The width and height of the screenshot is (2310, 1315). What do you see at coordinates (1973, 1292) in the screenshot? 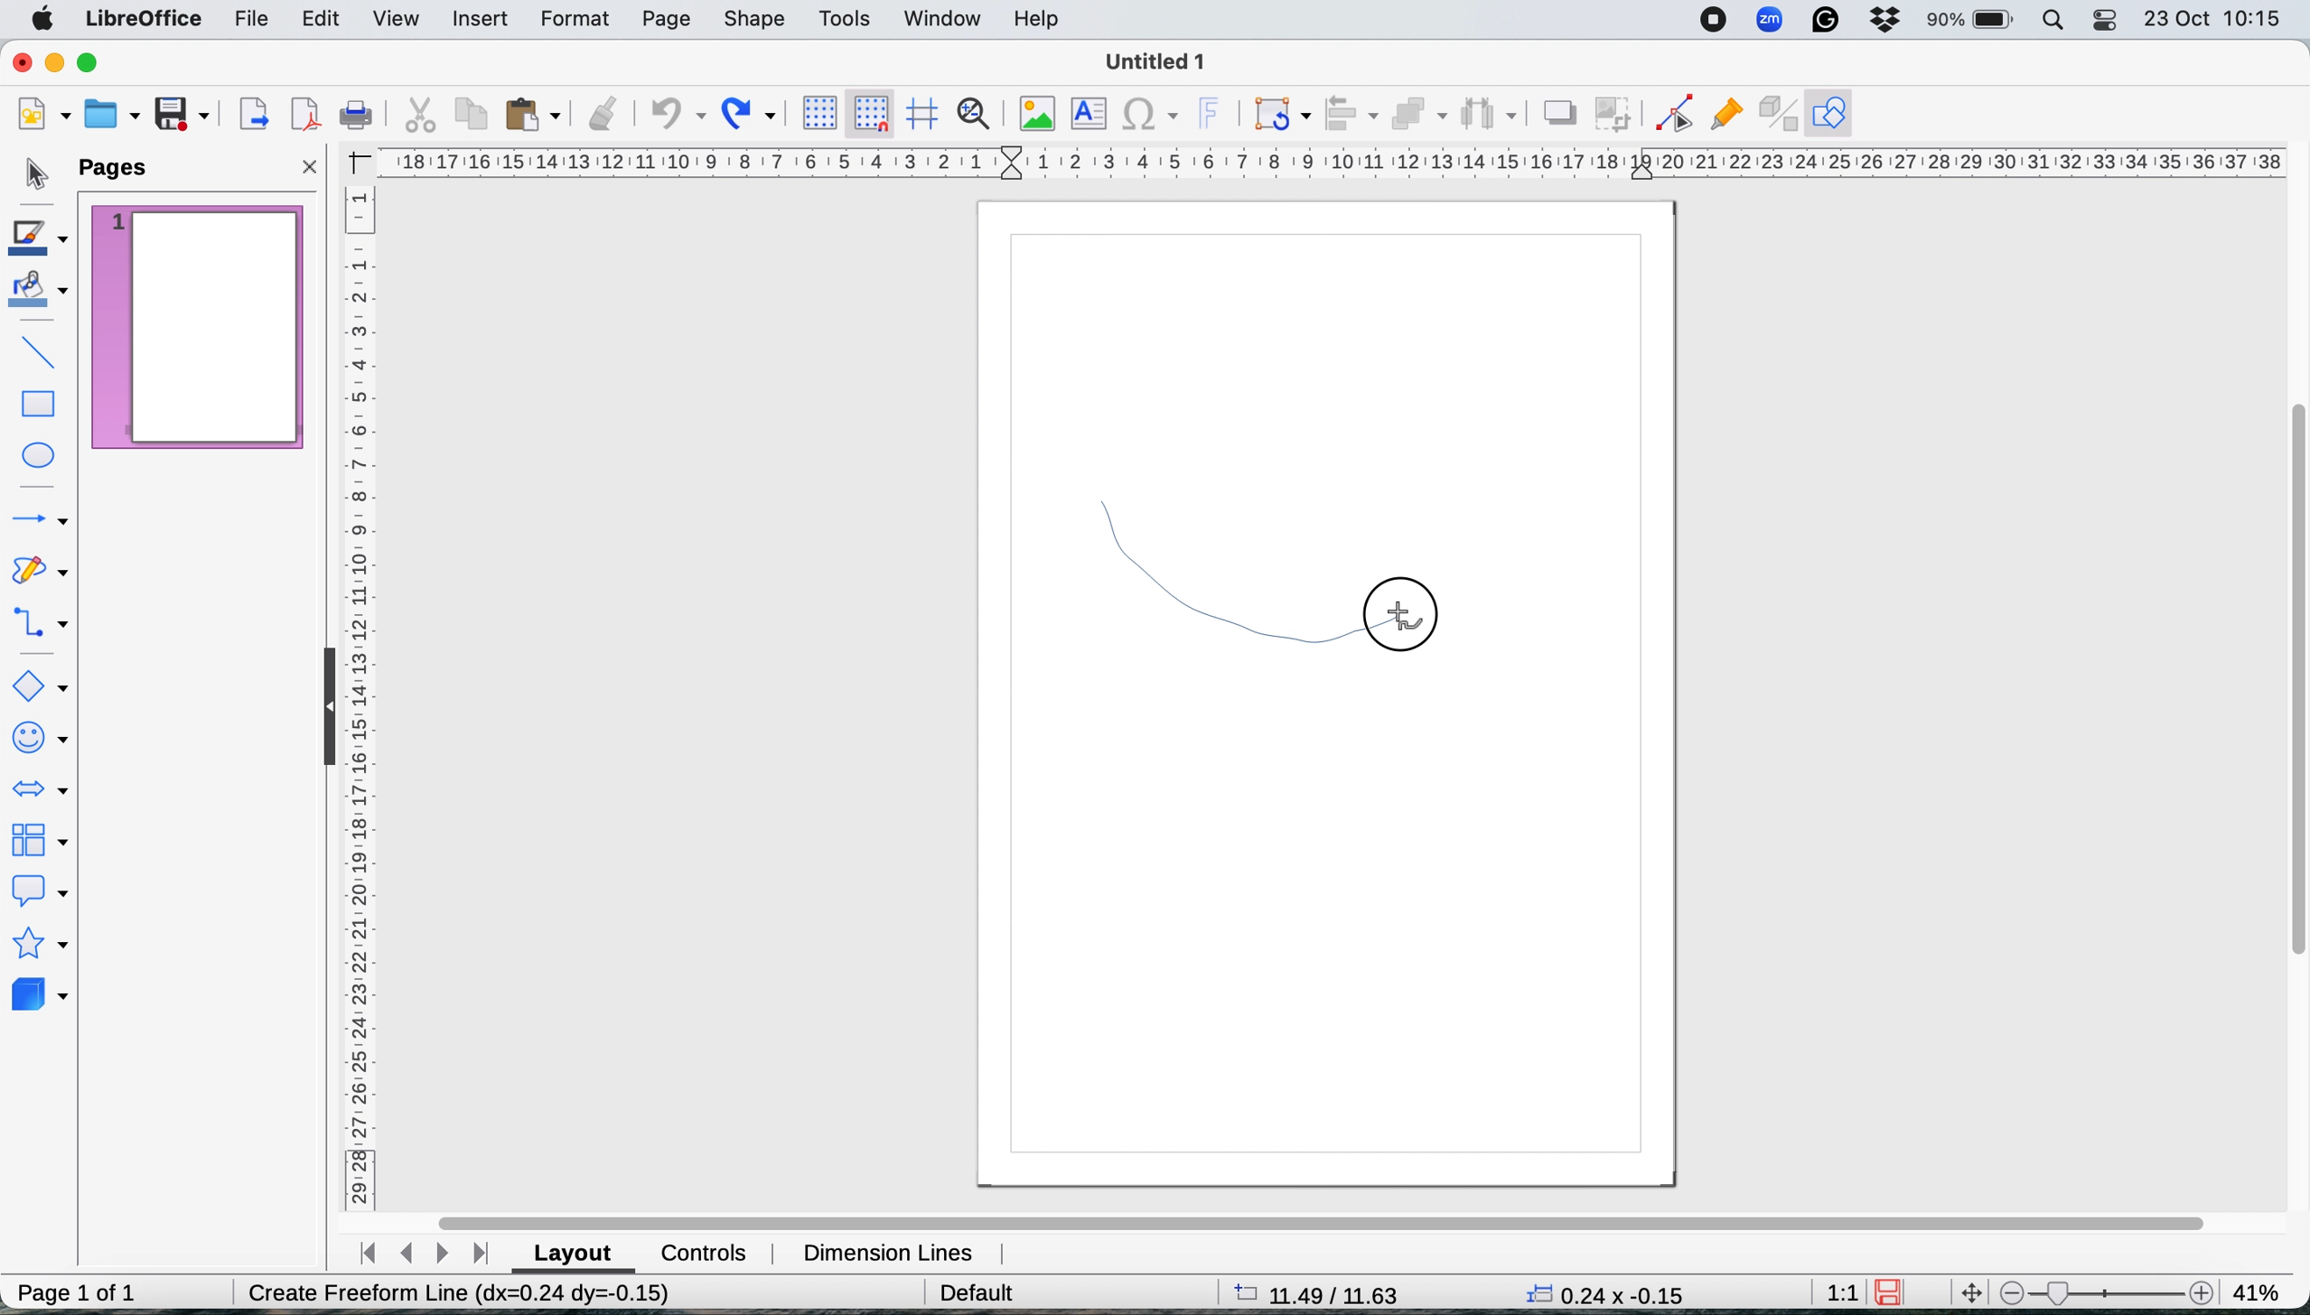
I see `move` at bounding box center [1973, 1292].